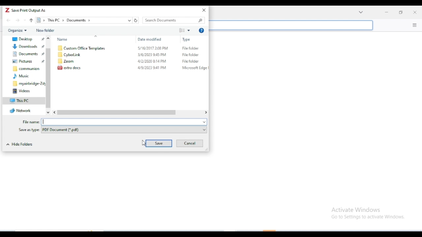  What do you see at coordinates (125, 130) in the screenshot?
I see `PDF Document (*.pdf)` at bounding box center [125, 130].